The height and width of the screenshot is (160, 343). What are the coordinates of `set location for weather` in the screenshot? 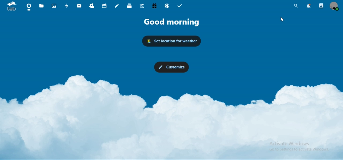 It's located at (172, 41).